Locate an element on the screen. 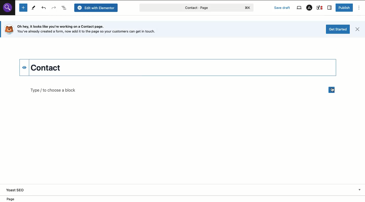  logo is located at coordinates (249, 8).